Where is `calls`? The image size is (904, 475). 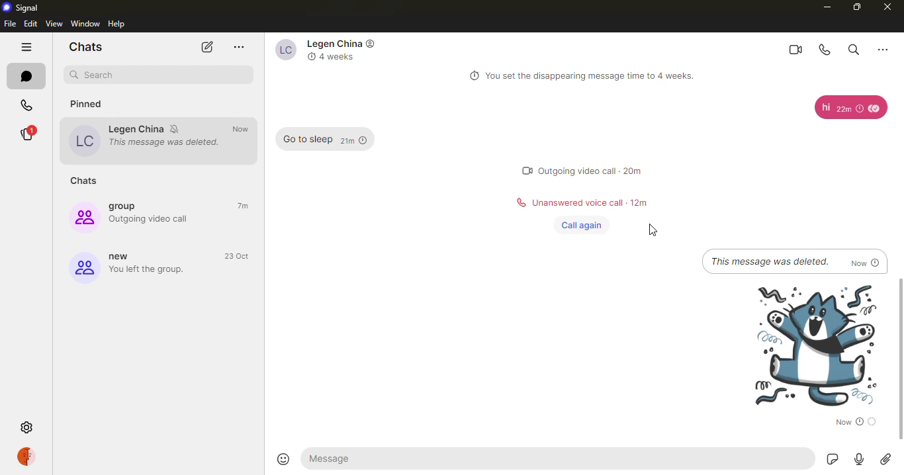
calls is located at coordinates (24, 105).